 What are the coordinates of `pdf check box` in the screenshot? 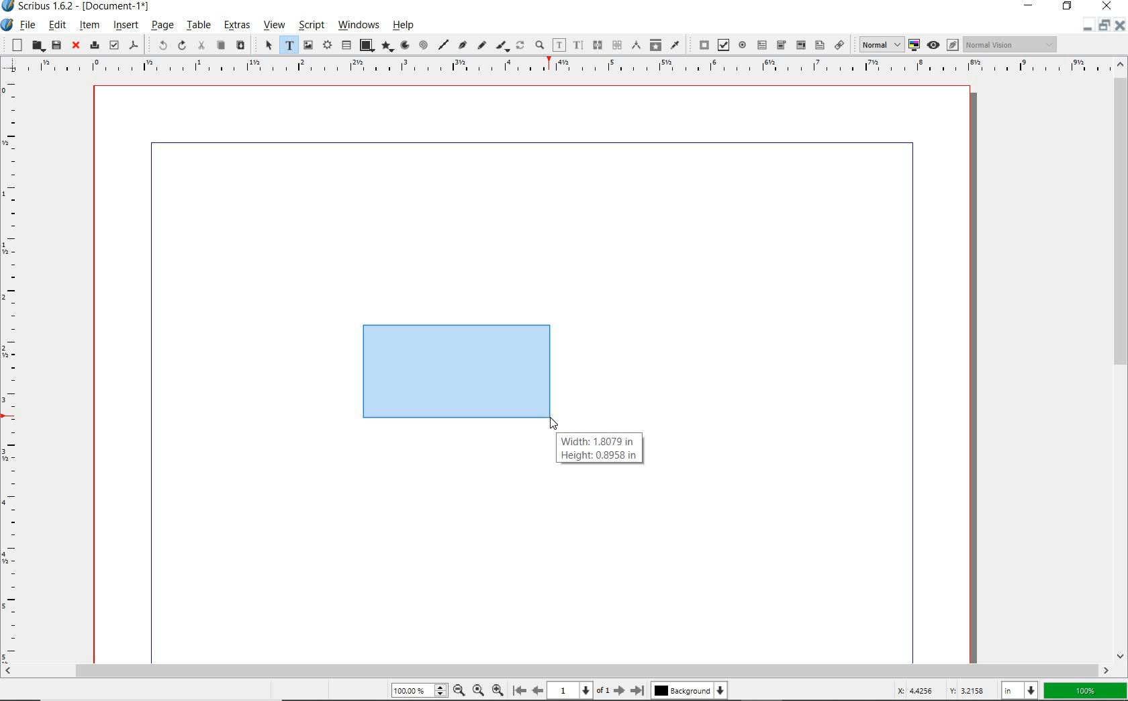 It's located at (722, 44).